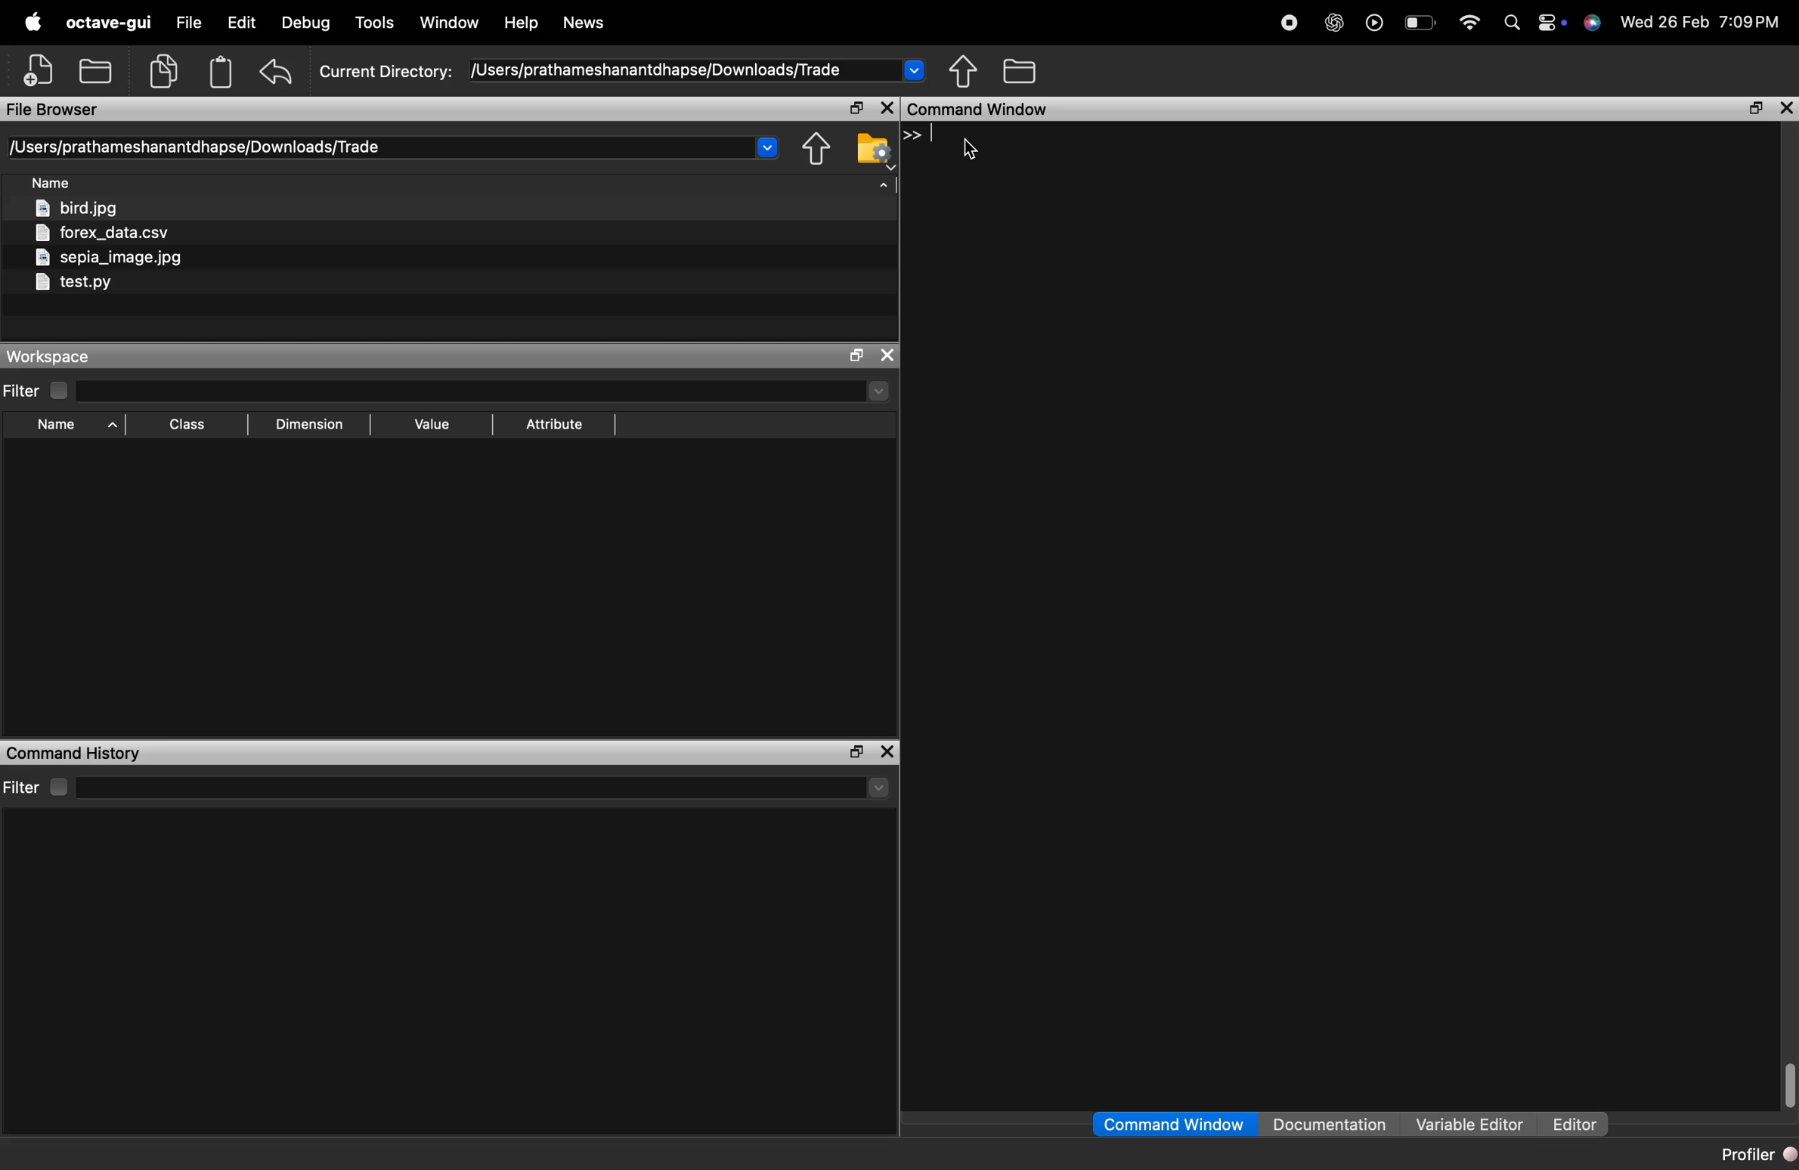 This screenshot has height=1170, width=1799. I want to click on date and time, so click(1705, 25).